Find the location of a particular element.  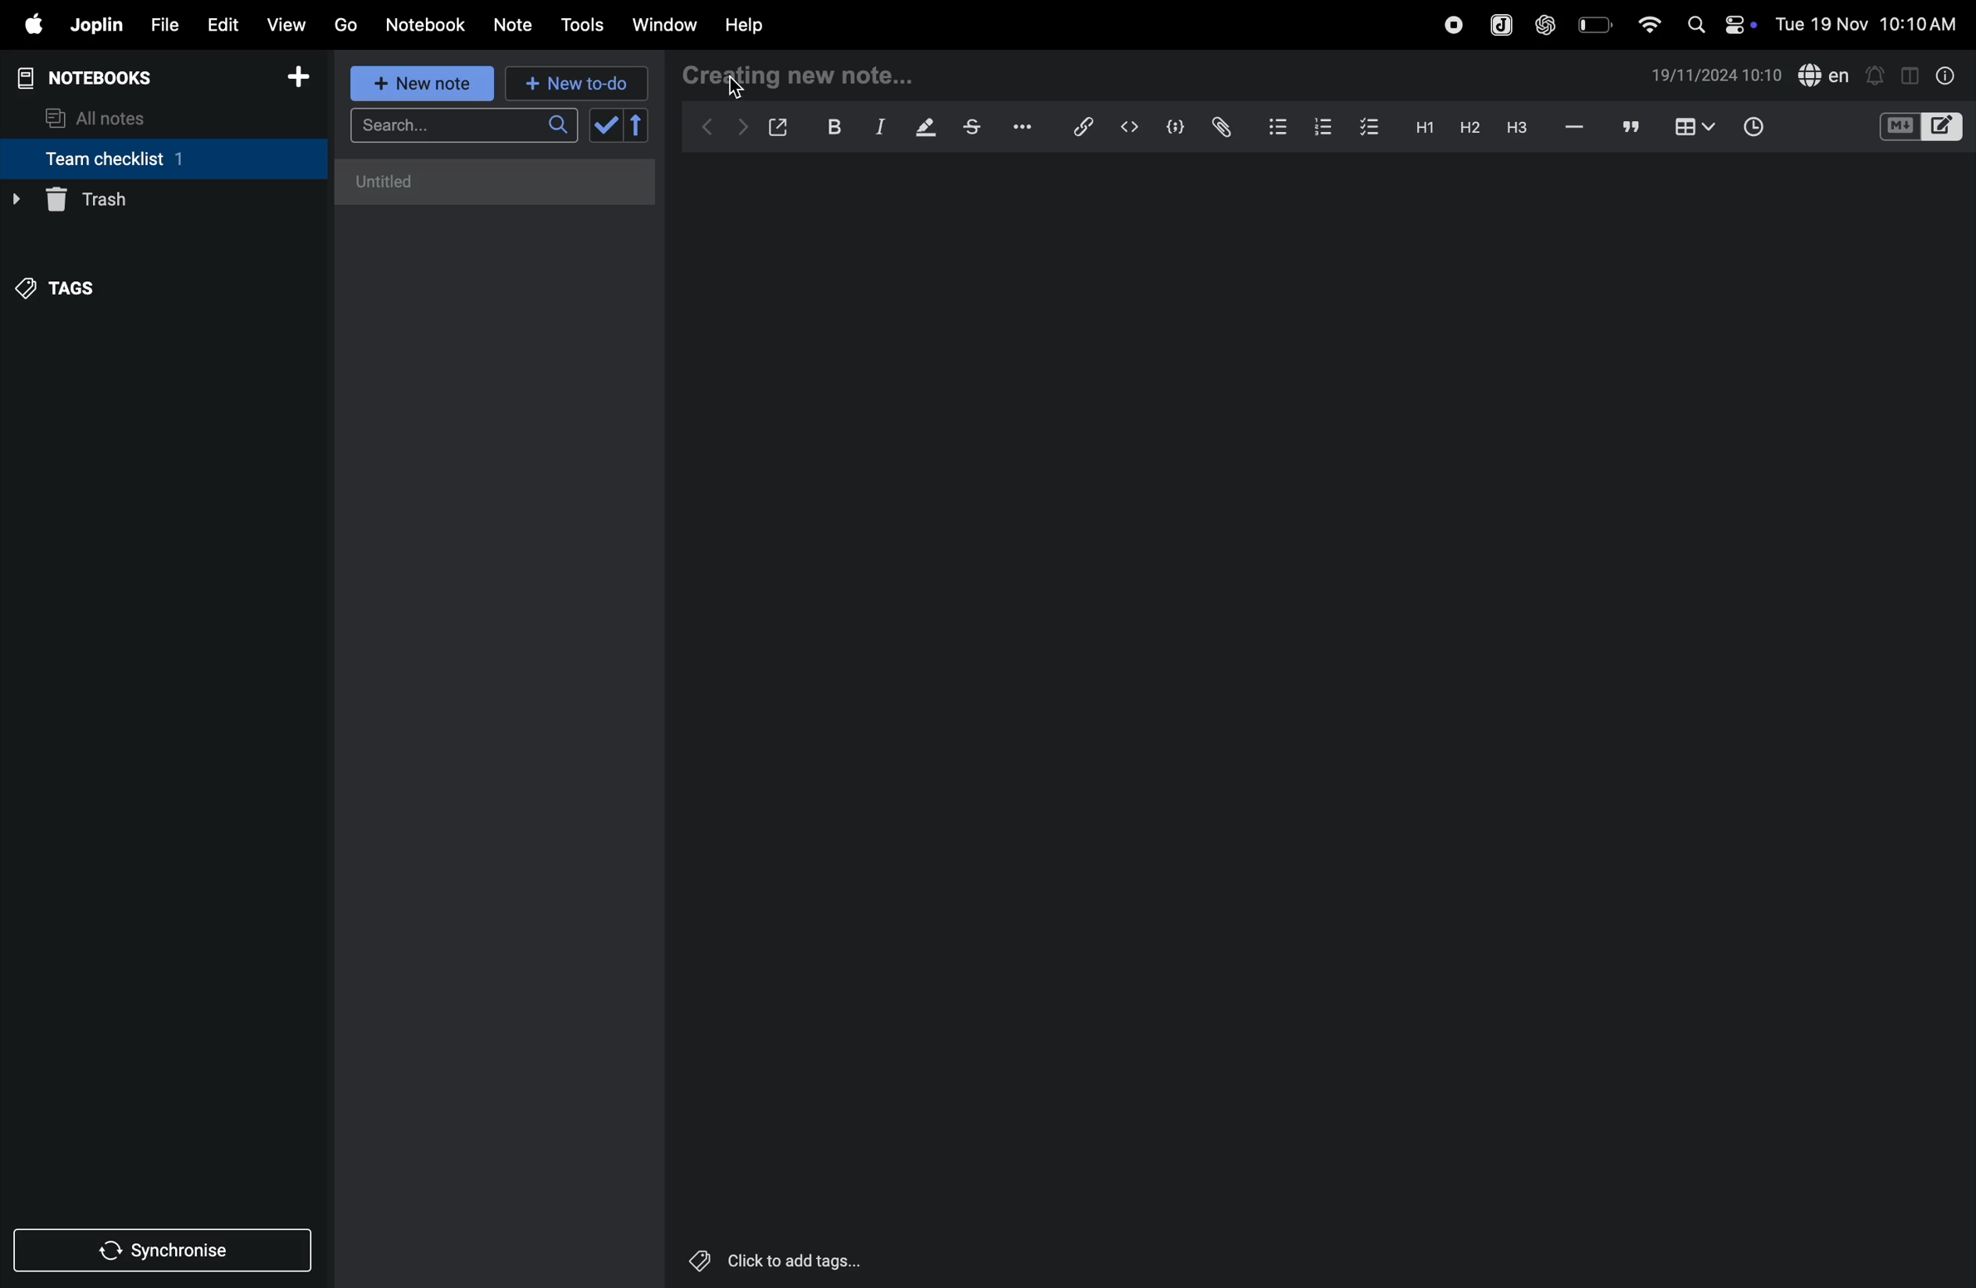

search  is located at coordinates (461, 128).